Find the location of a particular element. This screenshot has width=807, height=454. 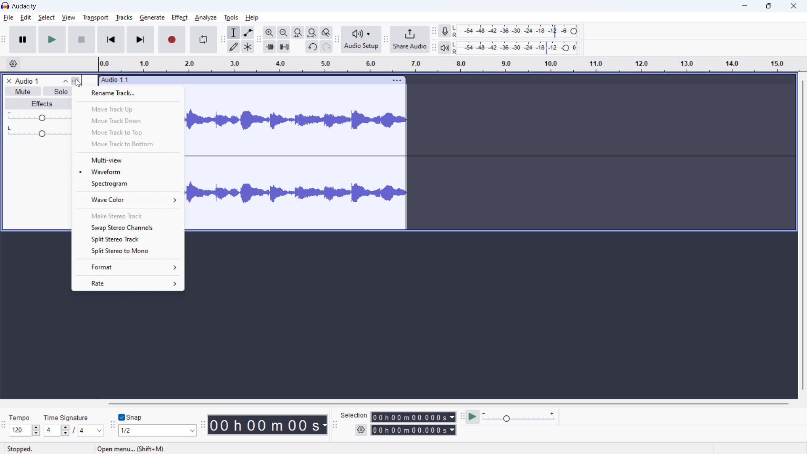

split stereo track is located at coordinates (127, 240).